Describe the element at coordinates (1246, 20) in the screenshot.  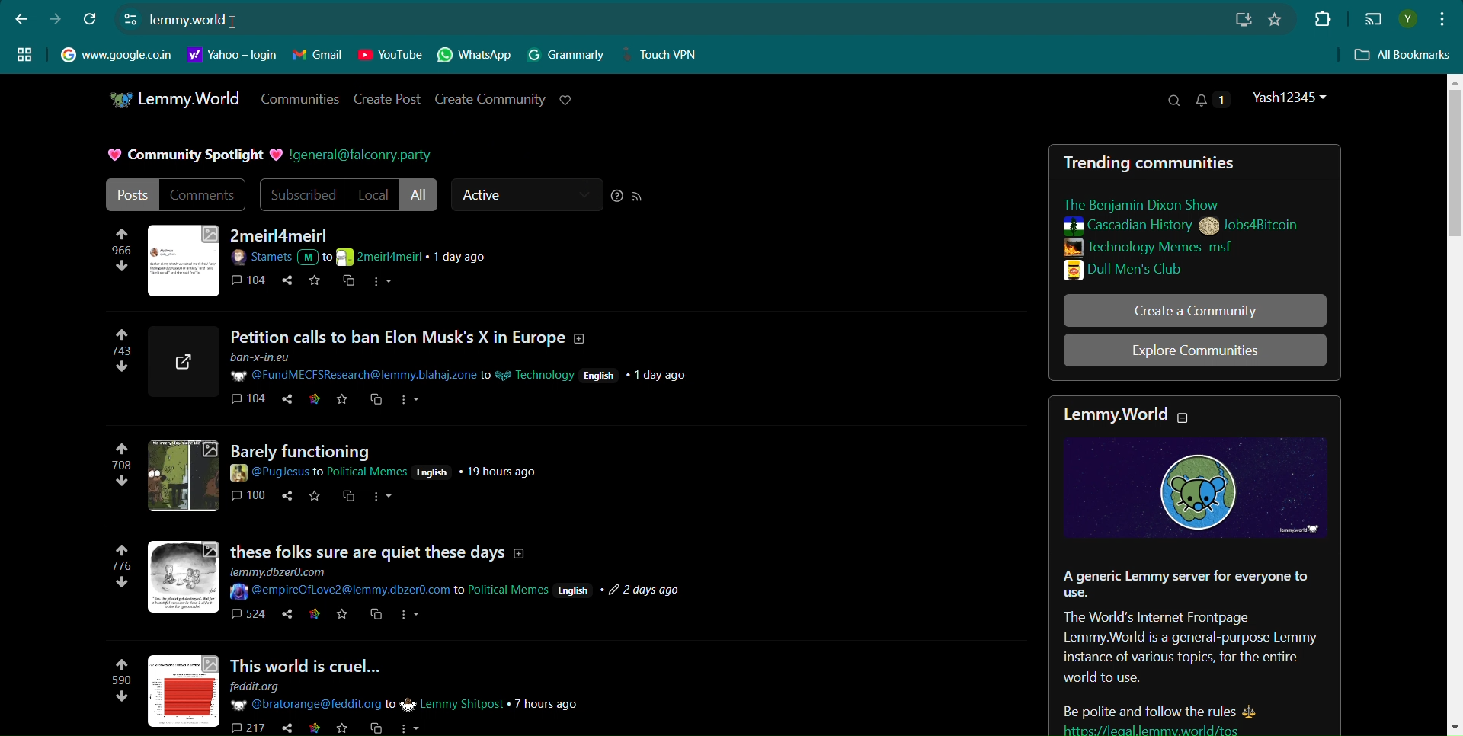
I see `Install Lemmy.world` at that location.